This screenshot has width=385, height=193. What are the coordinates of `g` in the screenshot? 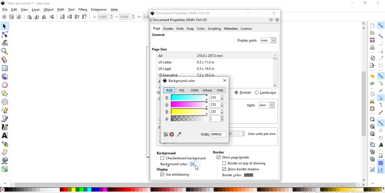 It's located at (194, 105).